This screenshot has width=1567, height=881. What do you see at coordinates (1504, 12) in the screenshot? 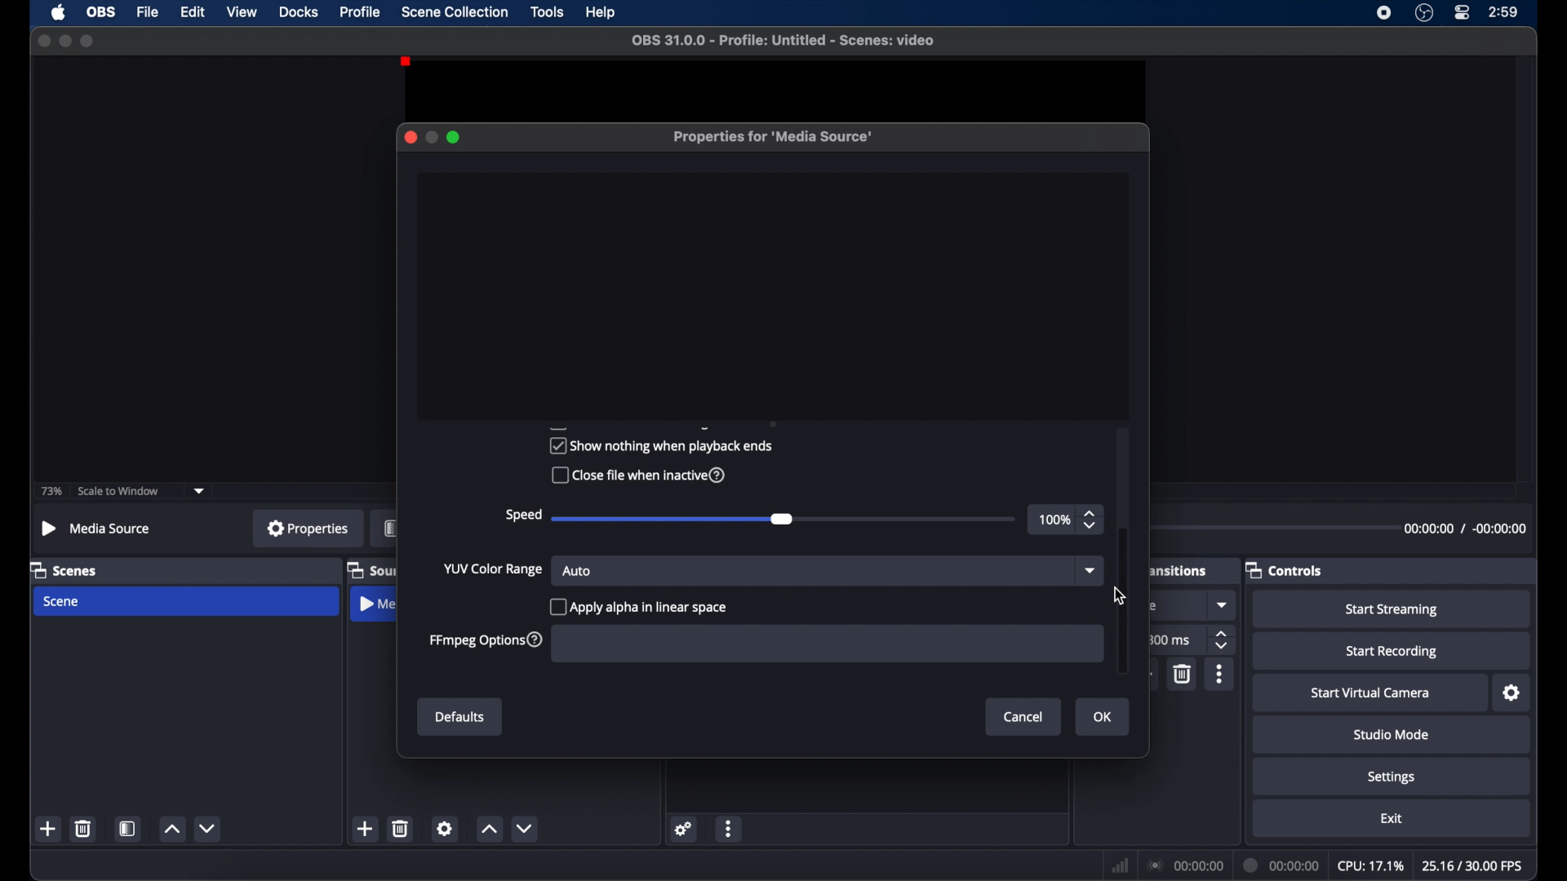
I see `time` at bounding box center [1504, 12].